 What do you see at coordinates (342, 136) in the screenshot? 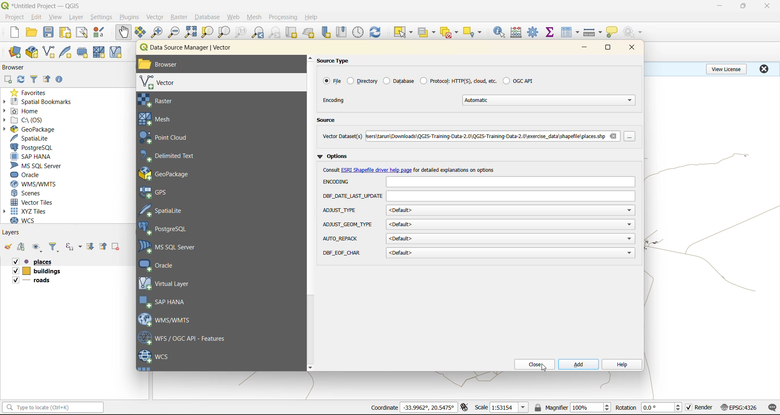
I see `vector dataset` at bounding box center [342, 136].